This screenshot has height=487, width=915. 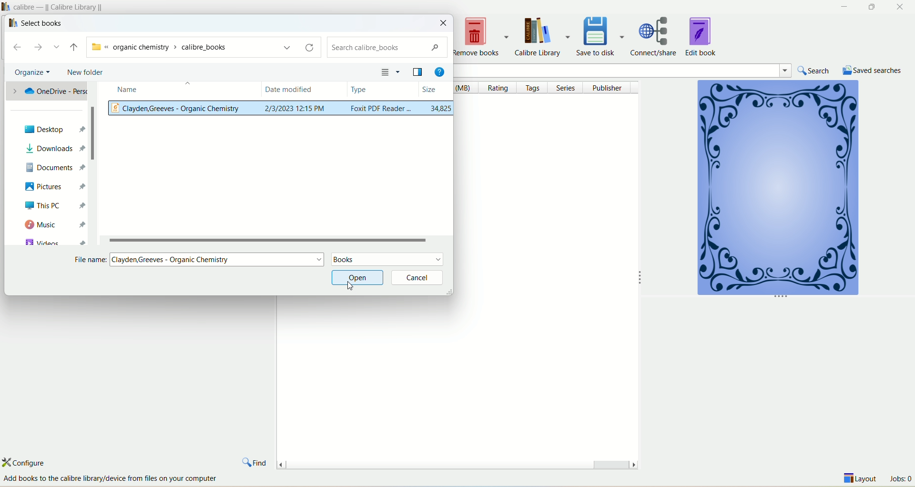 I want to click on tags, so click(x=534, y=88).